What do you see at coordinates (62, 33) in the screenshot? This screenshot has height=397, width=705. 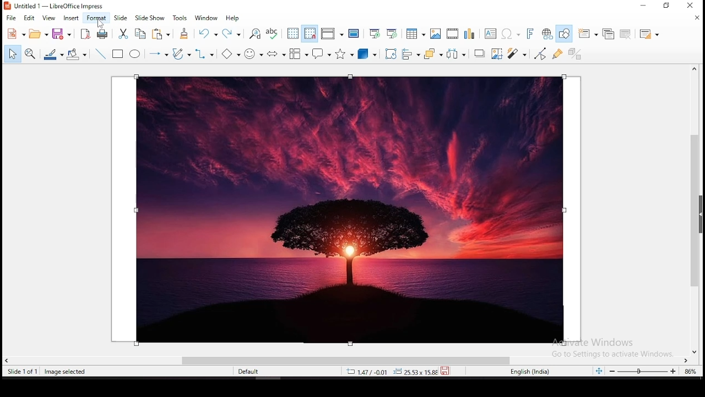 I see `save` at bounding box center [62, 33].